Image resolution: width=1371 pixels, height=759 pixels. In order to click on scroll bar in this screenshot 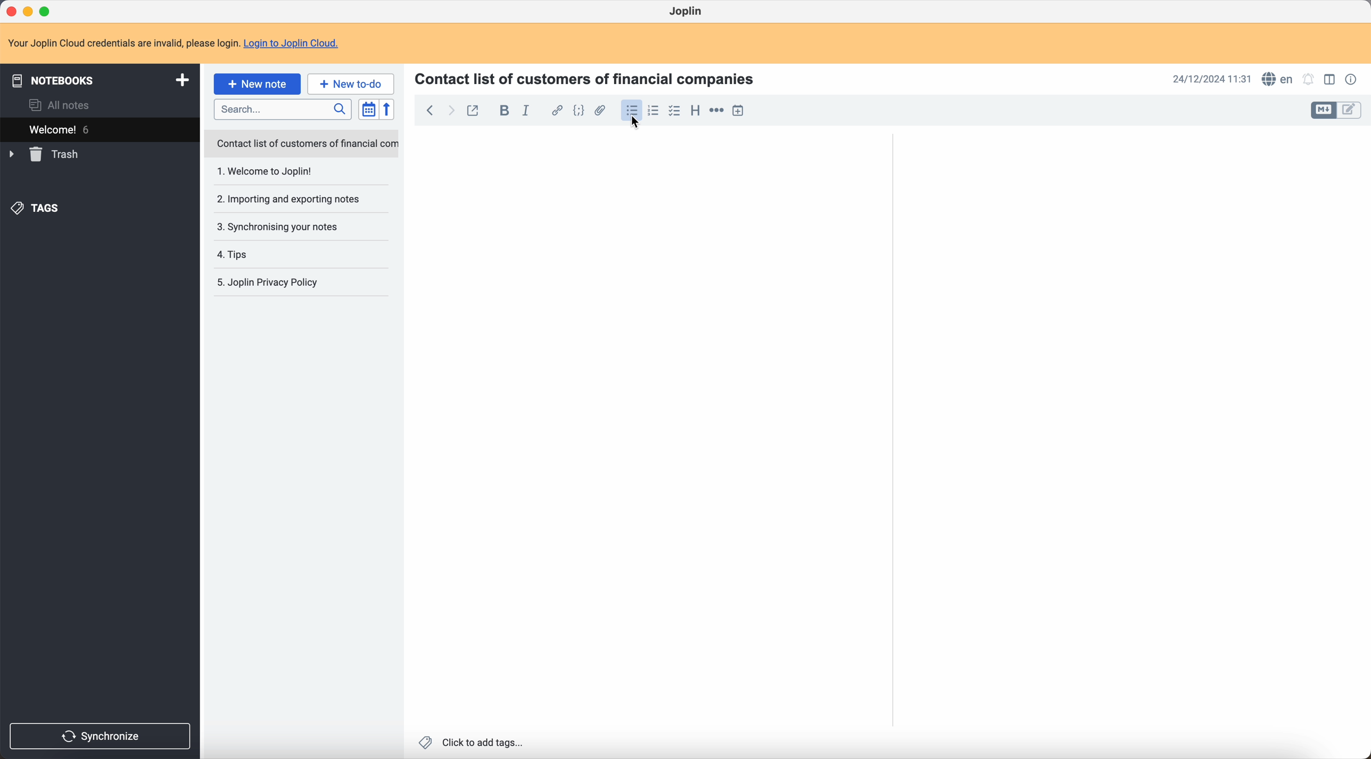, I will do `click(1362, 238)`.